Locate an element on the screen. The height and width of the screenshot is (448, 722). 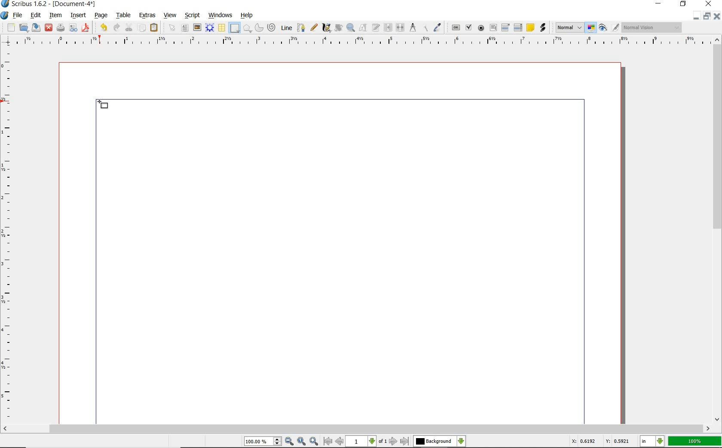
shape is located at coordinates (235, 28).